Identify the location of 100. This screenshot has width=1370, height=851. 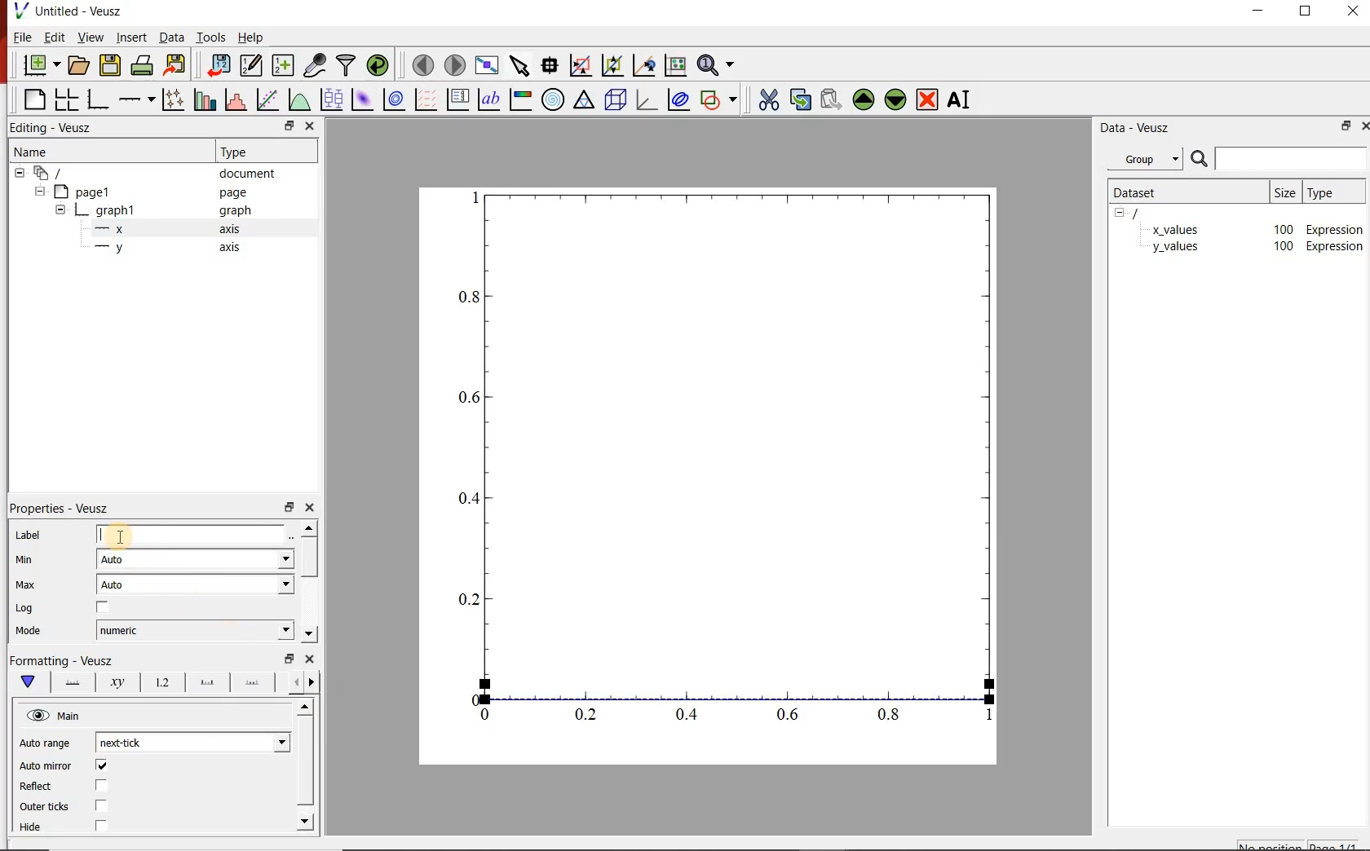
(1282, 248).